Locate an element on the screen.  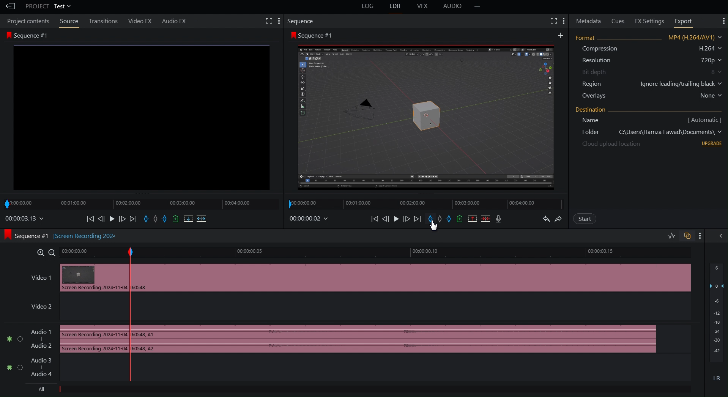
Video Clip is located at coordinates (417, 280).